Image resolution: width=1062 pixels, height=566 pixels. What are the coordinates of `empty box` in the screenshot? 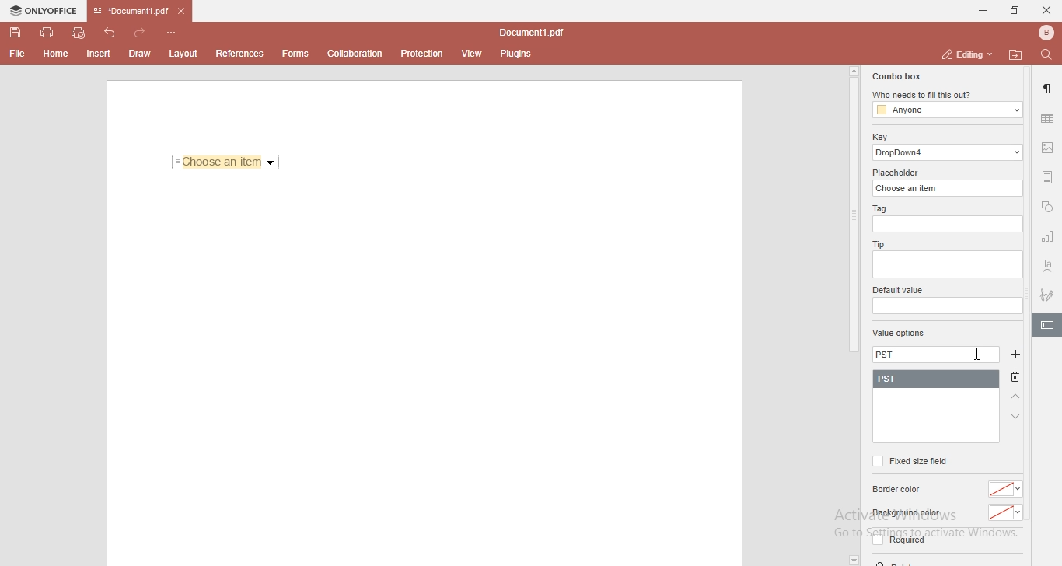 It's located at (946, 306).